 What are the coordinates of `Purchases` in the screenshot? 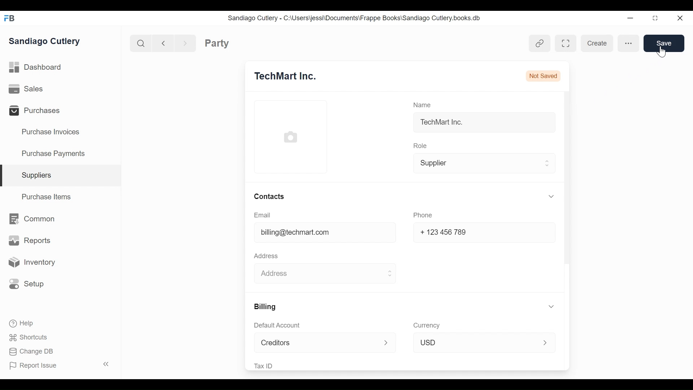 It's located at (39, 112).